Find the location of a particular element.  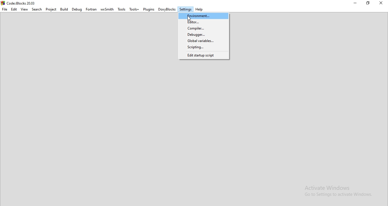

Debug is located at coordinates (76, 10).